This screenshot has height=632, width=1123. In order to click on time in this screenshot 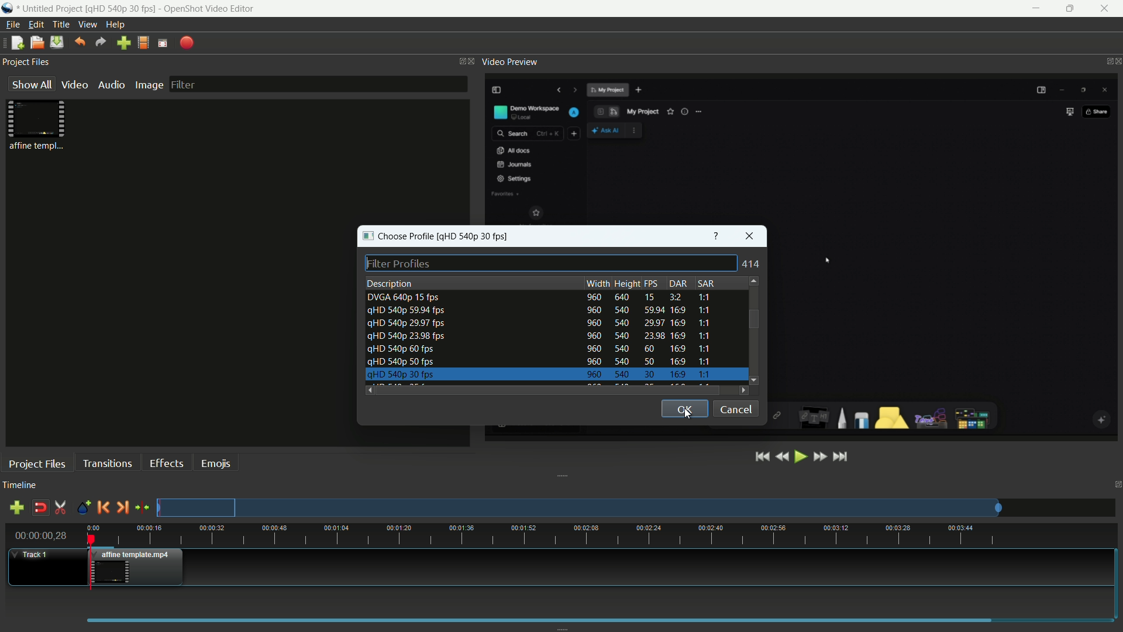, I will do `click(605, 535)`.